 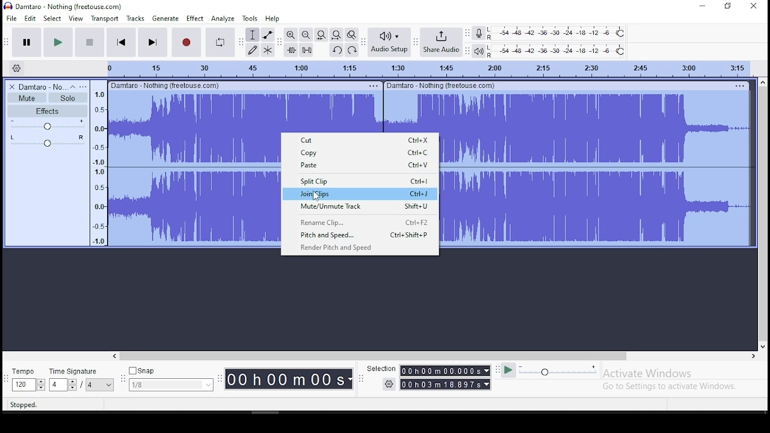 I want to click on meter, so click(x=98, y=167).